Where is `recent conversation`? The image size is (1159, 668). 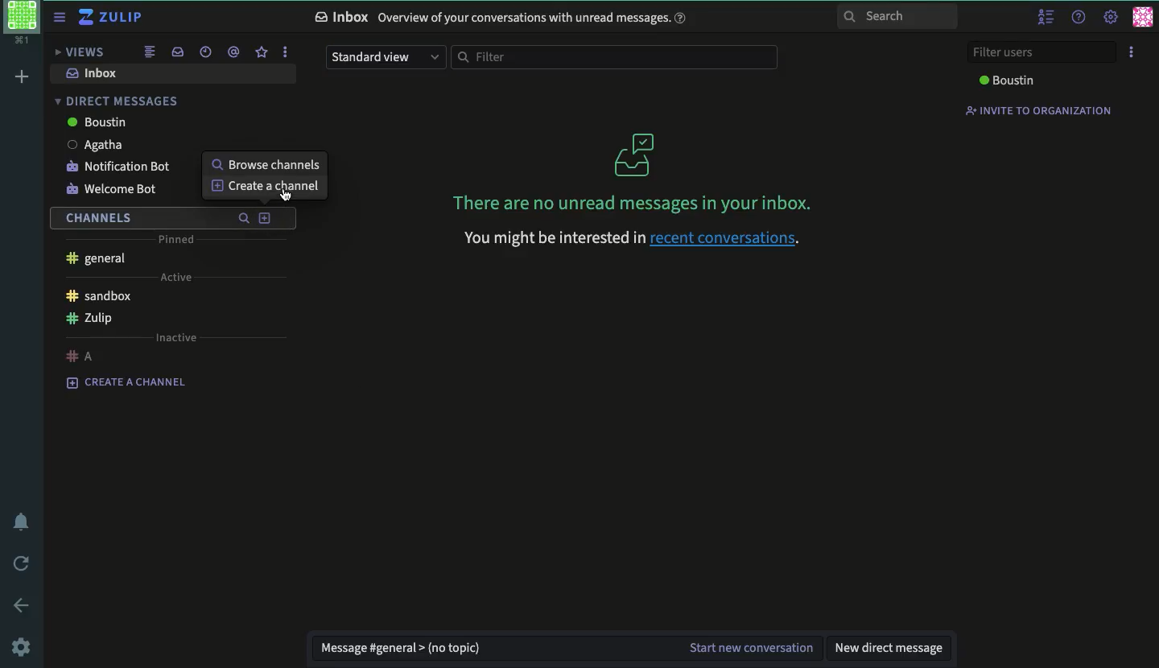 recent conversation is located at coordinates (204, 52).